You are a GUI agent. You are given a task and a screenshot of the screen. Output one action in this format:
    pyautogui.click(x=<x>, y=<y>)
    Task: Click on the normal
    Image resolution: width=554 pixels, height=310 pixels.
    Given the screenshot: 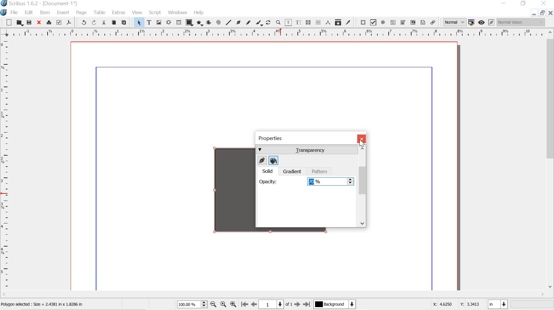 What is the action you would take?
    pyautogui.click(x=455, y=22)
    